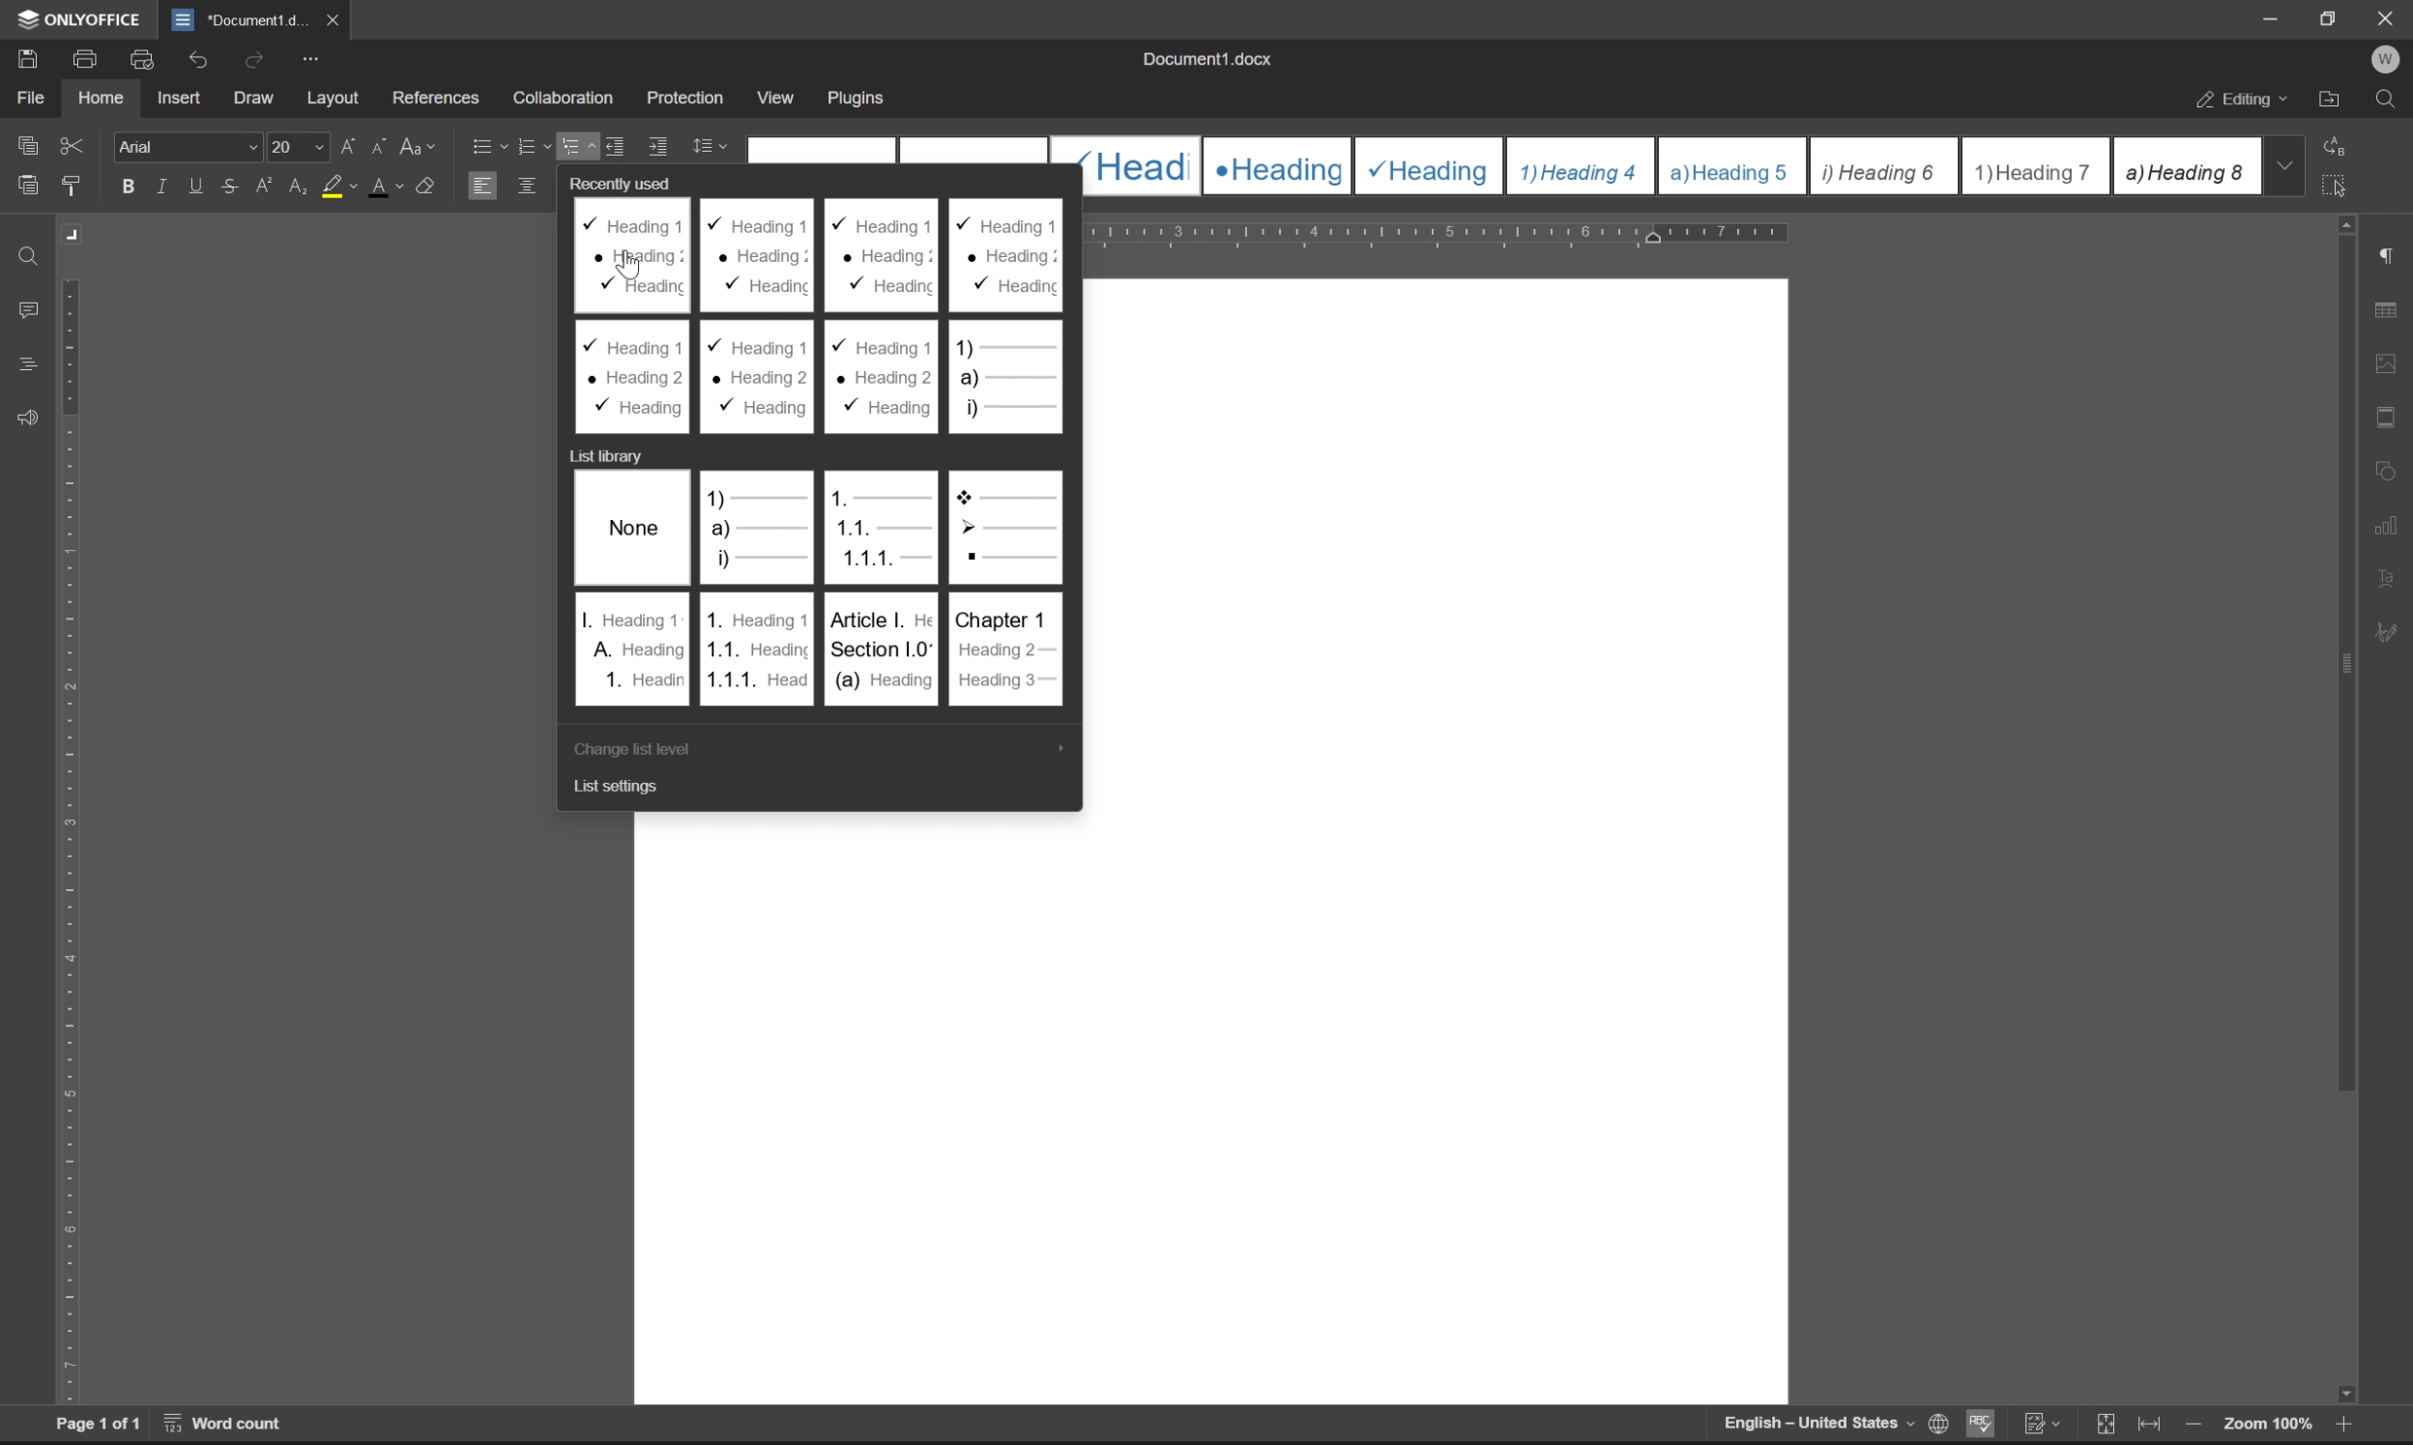 The image size is (2413, 1445). Describe the element at coordinates (267, 186) in the screenshot. I see `superscript` at that location.